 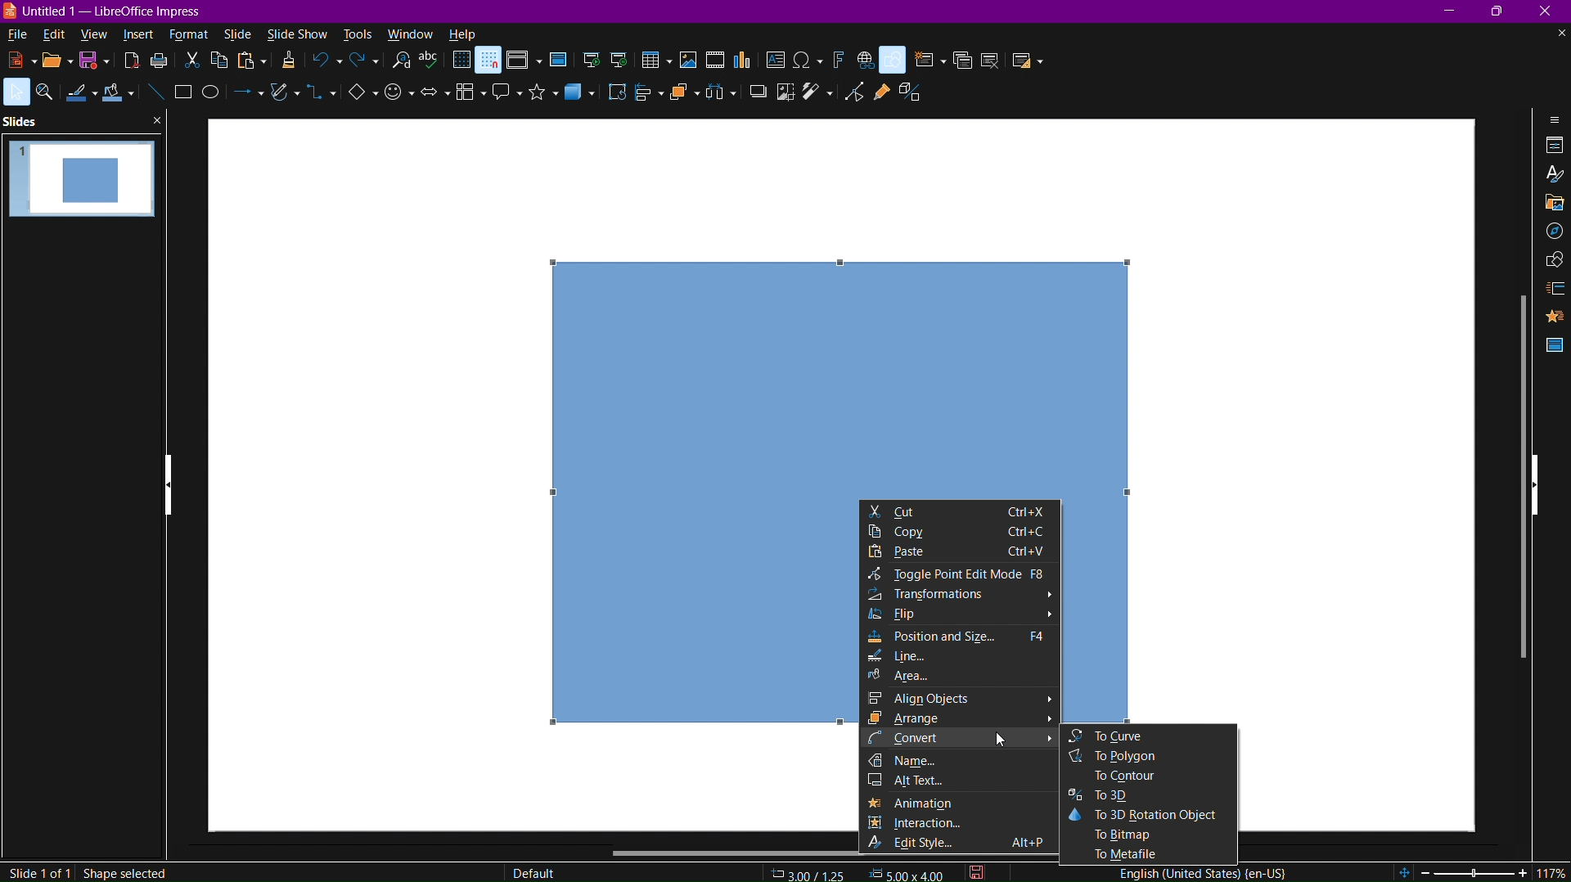 What do you see at coordinates (1025, 60) in the screenshot?
I see `Slide Layout` at bounding box center [1025, 60].